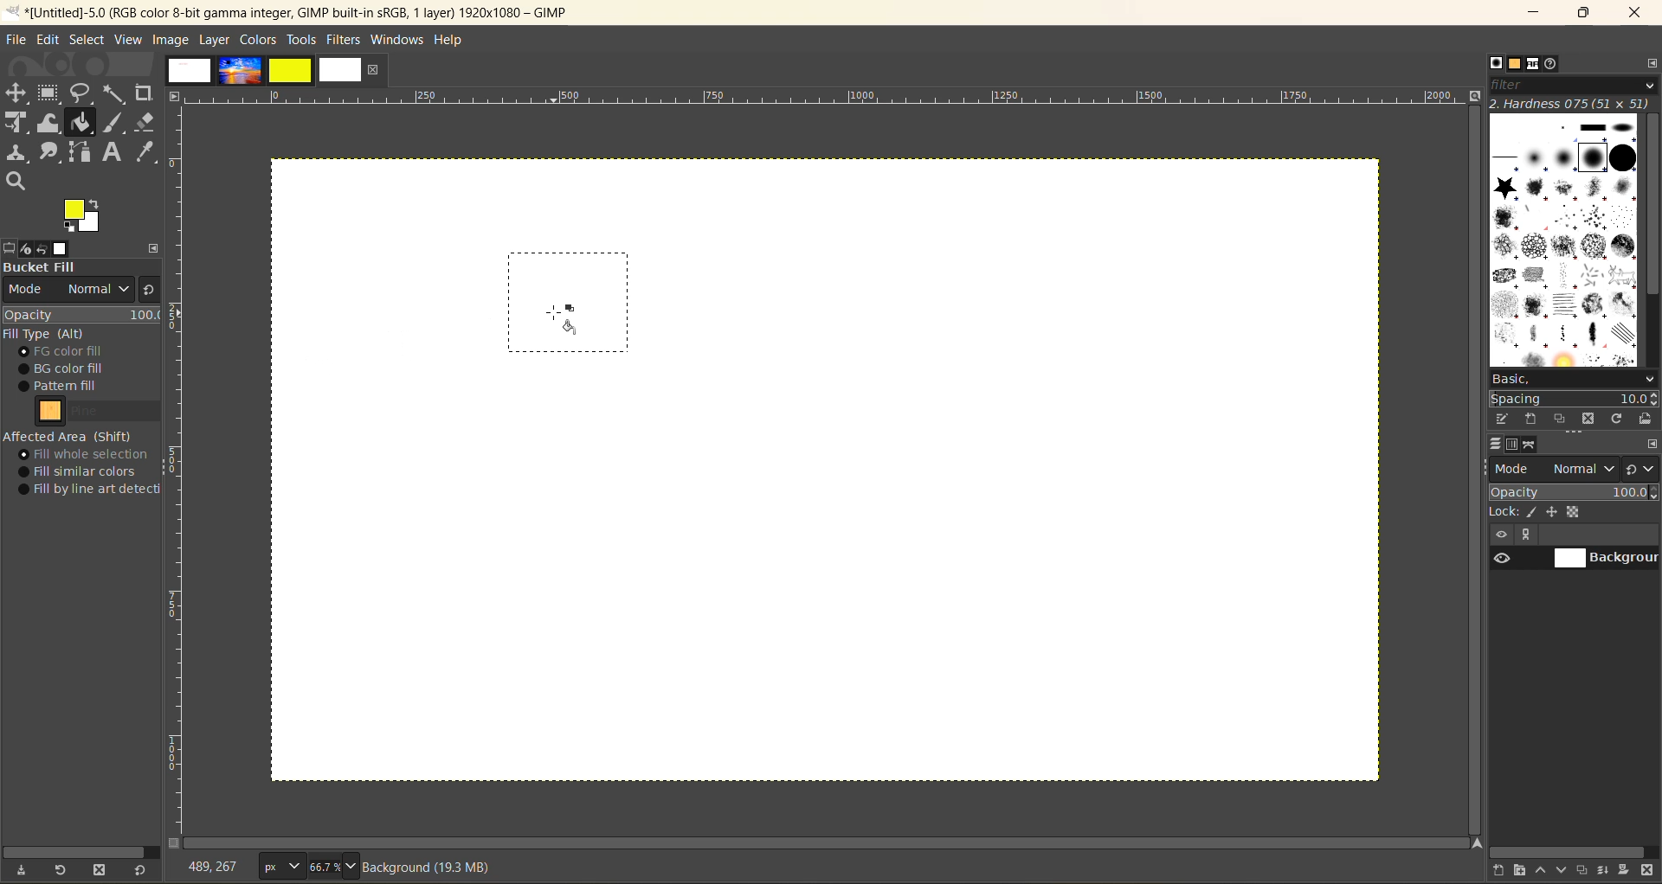 The image size is (1662, 884). What do you see at coordinates (216, 863) in the screenshot?
I see `489, 267` at bounding box center [216, 863].